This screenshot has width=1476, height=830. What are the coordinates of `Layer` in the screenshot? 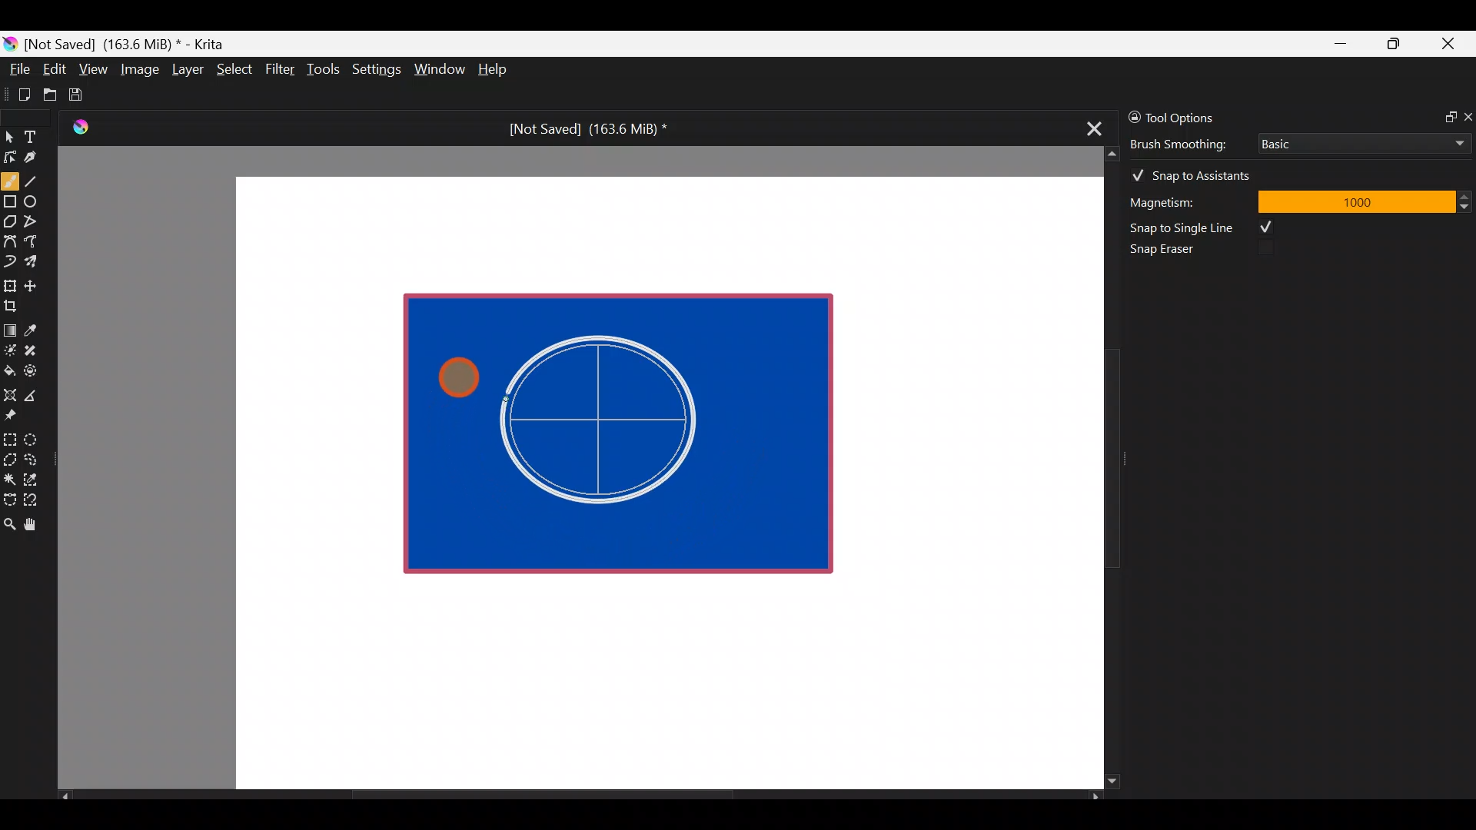 It's located at (186, 73).